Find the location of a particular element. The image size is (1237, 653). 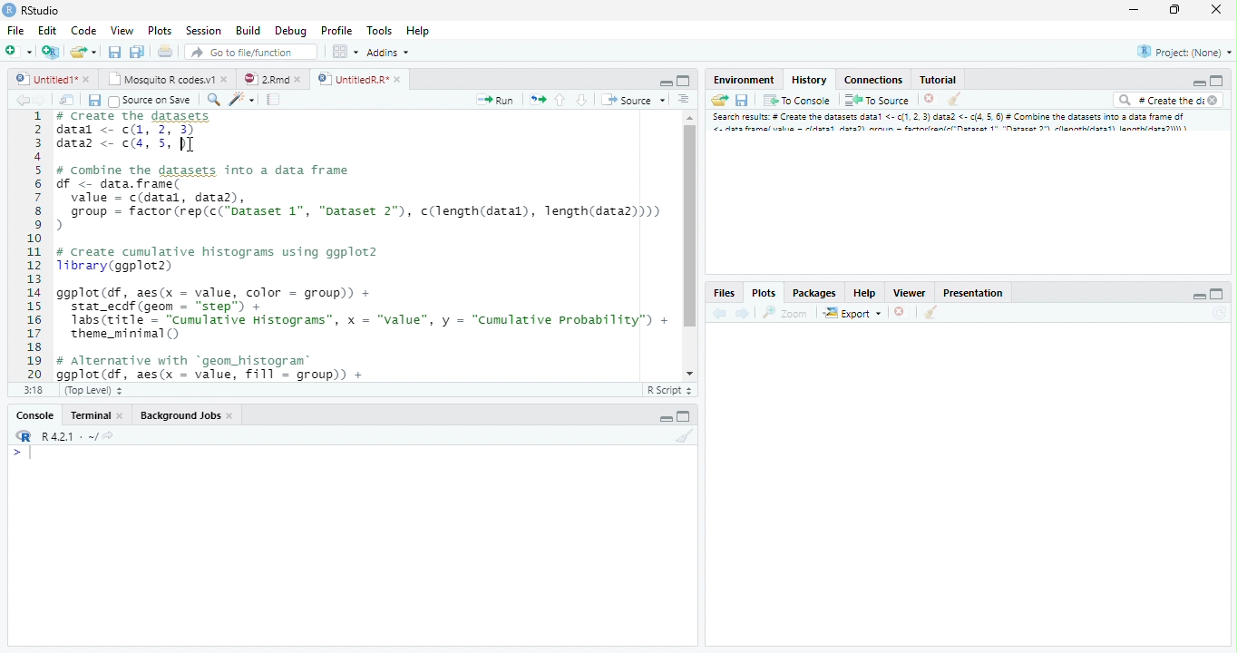

Create a project is located at coordinates (51, 50).